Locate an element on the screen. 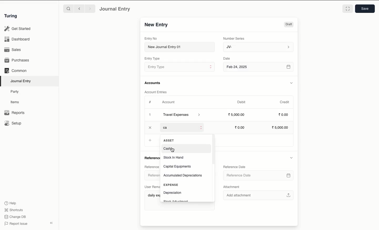 The height and width of the screenshot is (230, 379). 0.00 is located at coordinates (240, 128).